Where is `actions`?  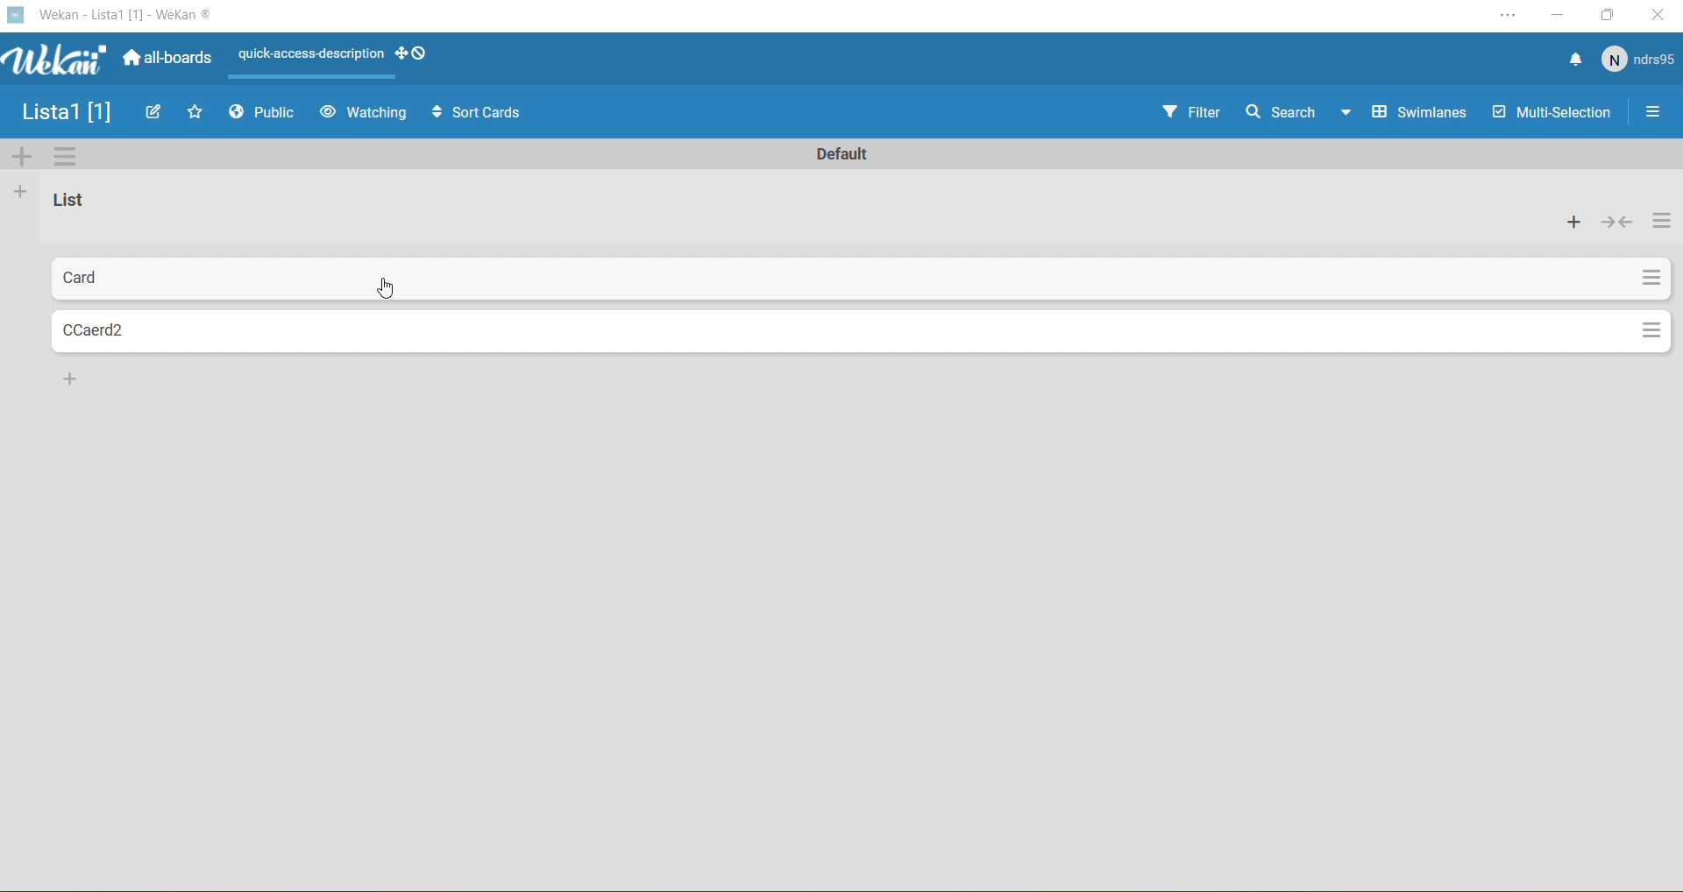
actions is located at coordinates (1662, 223).